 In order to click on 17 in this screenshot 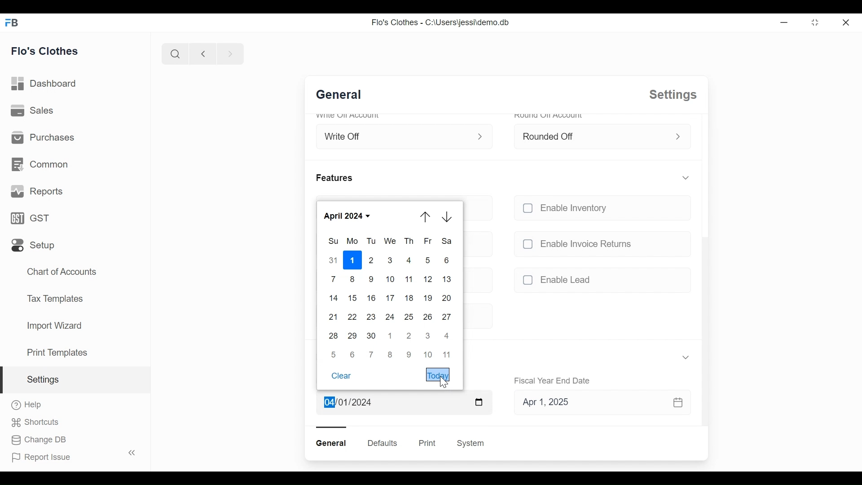, I will do `click(391, 297)`.